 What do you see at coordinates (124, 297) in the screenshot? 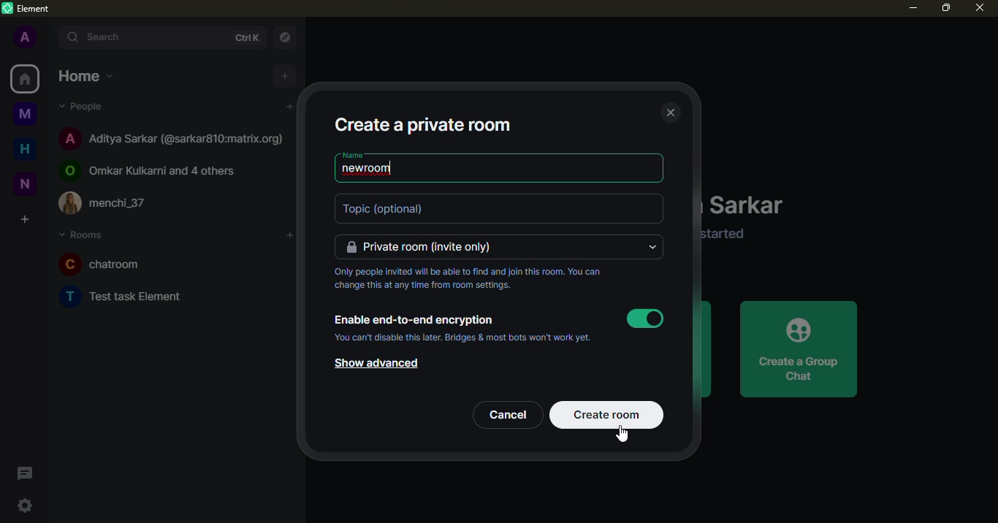
I see `Test task Element.` at bounding box center [124, 297].